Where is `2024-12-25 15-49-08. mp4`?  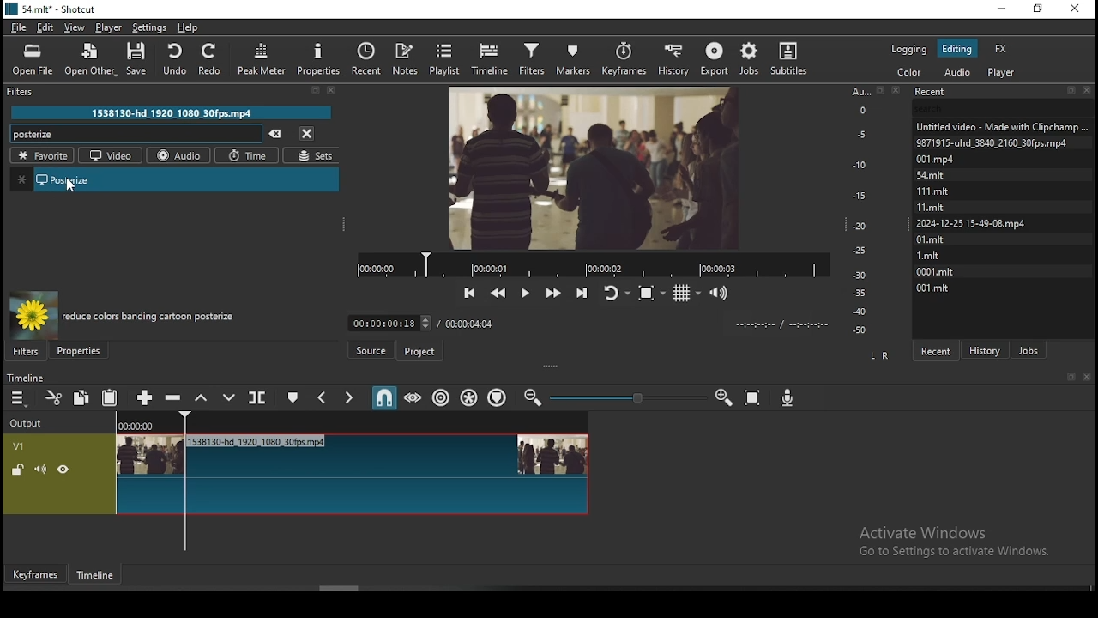 2024-12-25 15-49-08. mp4 is located at coordinates (973, 222).